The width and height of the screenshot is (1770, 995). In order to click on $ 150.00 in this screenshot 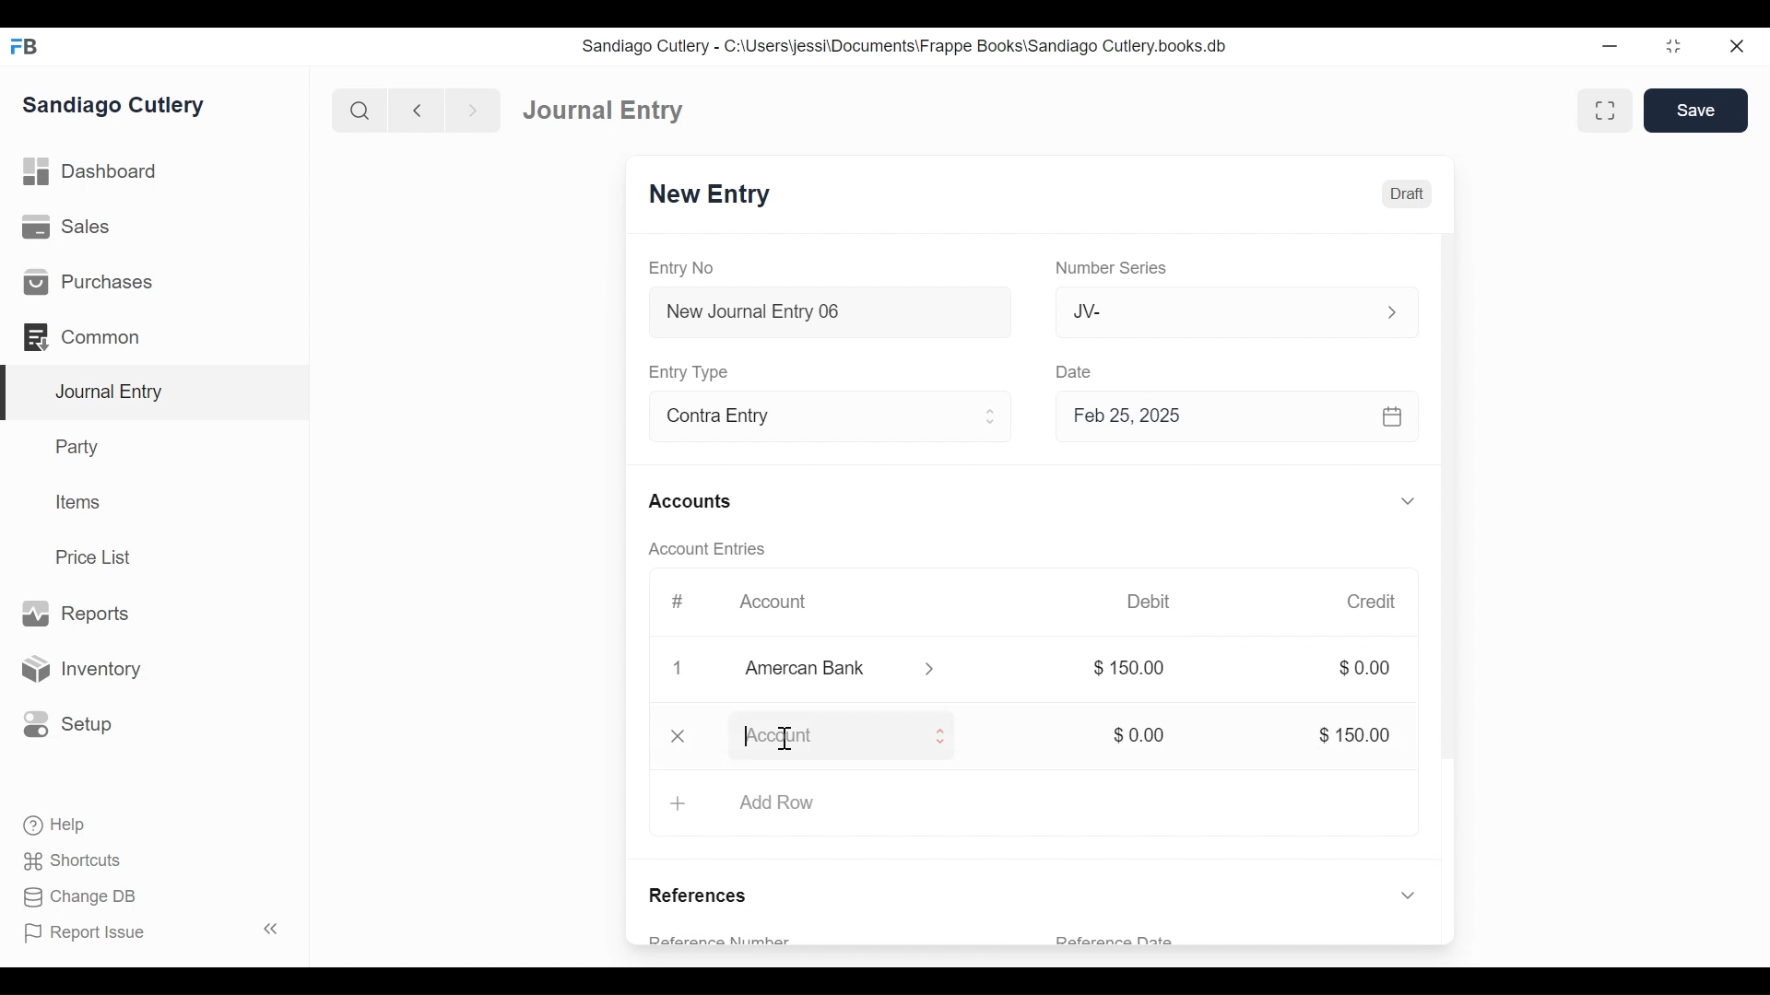, I will do `click(1353, 736)`.